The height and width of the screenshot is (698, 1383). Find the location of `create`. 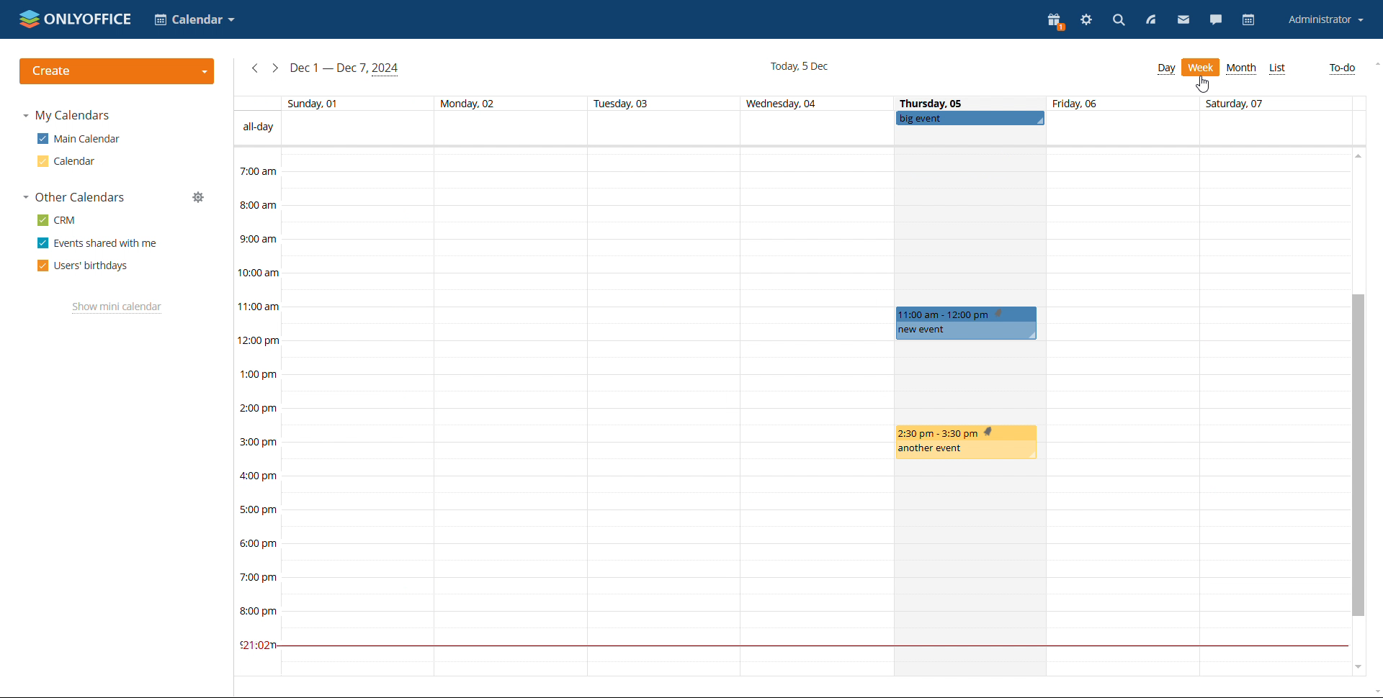

create is located at coordinates (117, 71).